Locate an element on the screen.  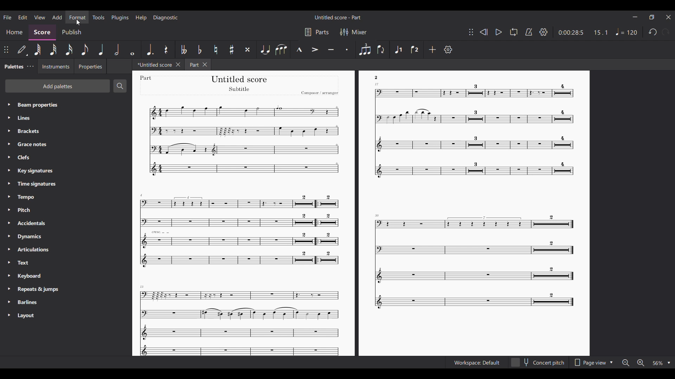
 is located at coordinates (321, 92).